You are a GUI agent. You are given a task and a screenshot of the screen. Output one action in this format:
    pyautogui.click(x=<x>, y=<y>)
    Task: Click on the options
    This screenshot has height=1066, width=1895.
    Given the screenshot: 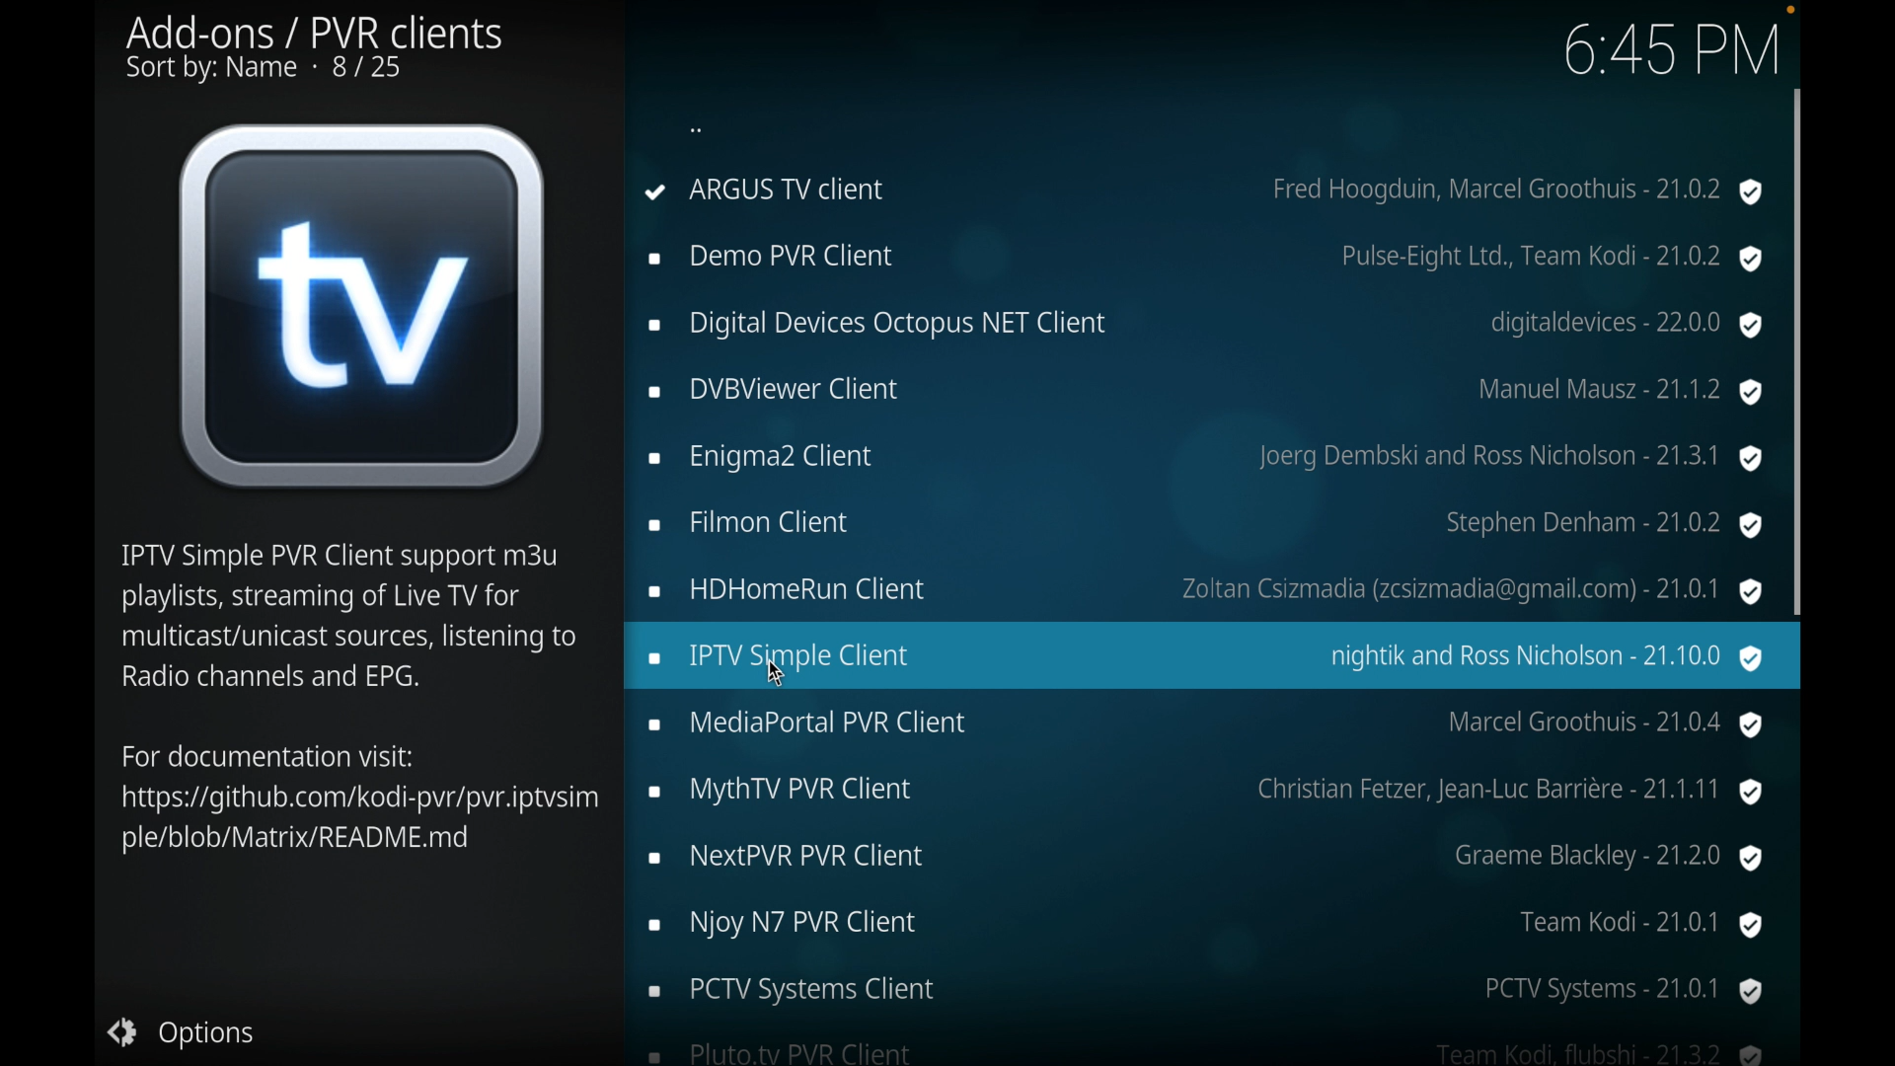 What is the action you would take?
    pyautogui.click(x=188, y=1033)
    